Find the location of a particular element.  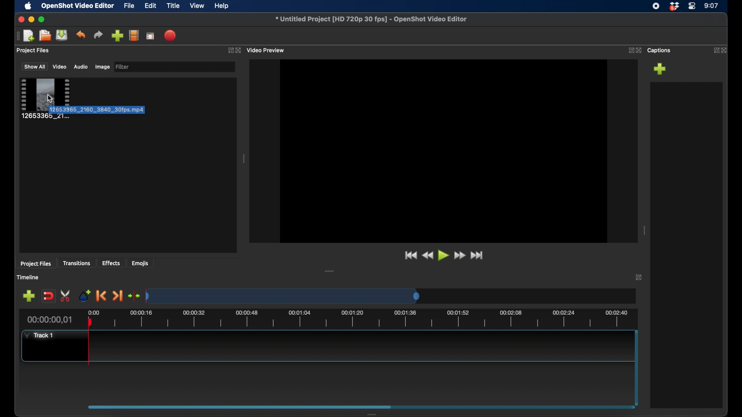

undo is located at coordinates (81, 34).